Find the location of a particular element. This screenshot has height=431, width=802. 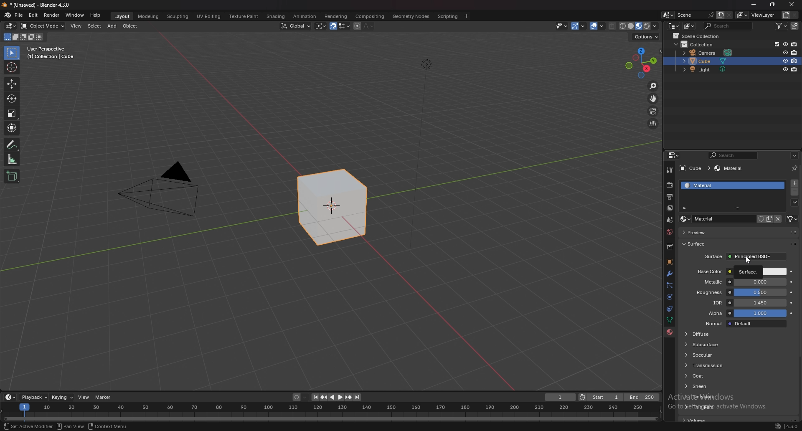

preview is located at coordinates (710, 232).